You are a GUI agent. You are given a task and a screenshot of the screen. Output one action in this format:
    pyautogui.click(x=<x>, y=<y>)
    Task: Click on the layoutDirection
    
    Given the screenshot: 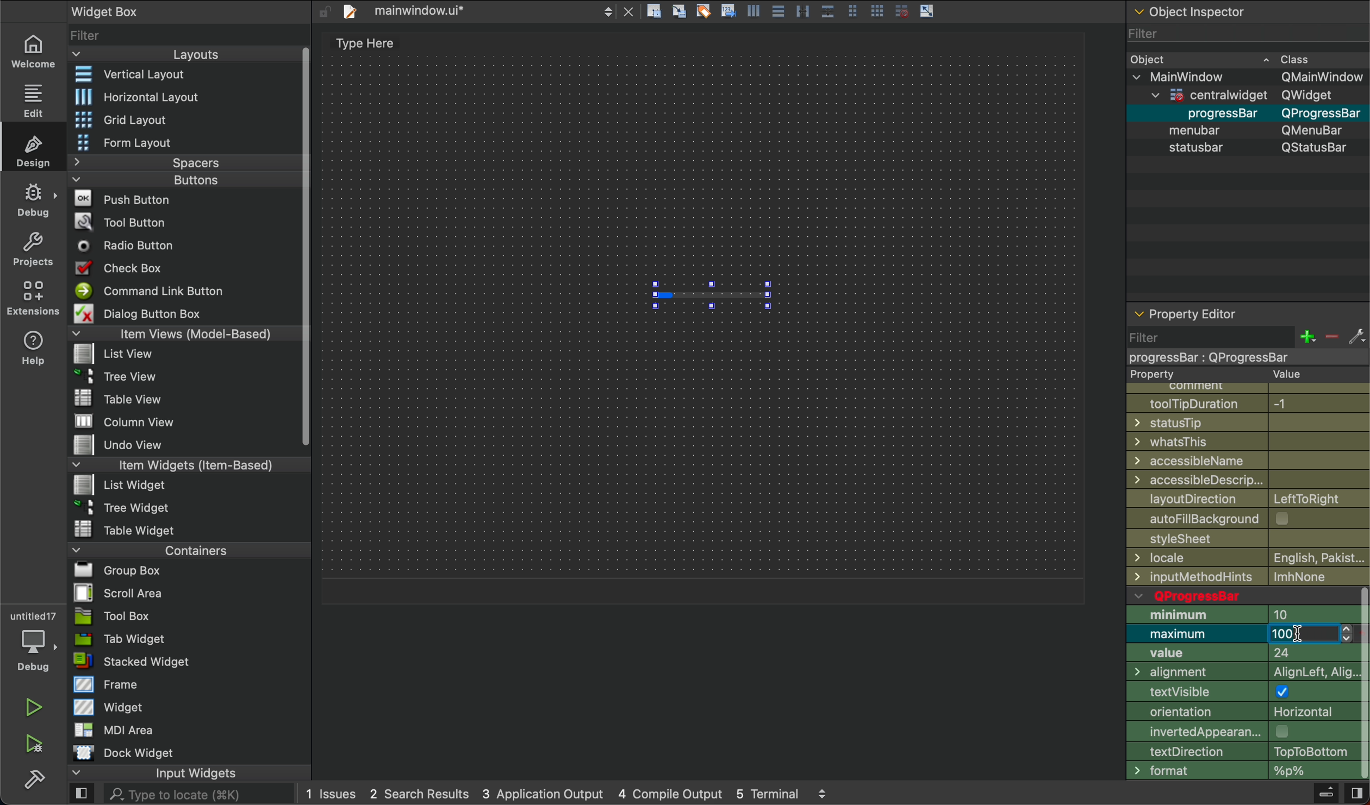 What is the action you would take?
    pyautogui.click(x=1248, y=498)
    